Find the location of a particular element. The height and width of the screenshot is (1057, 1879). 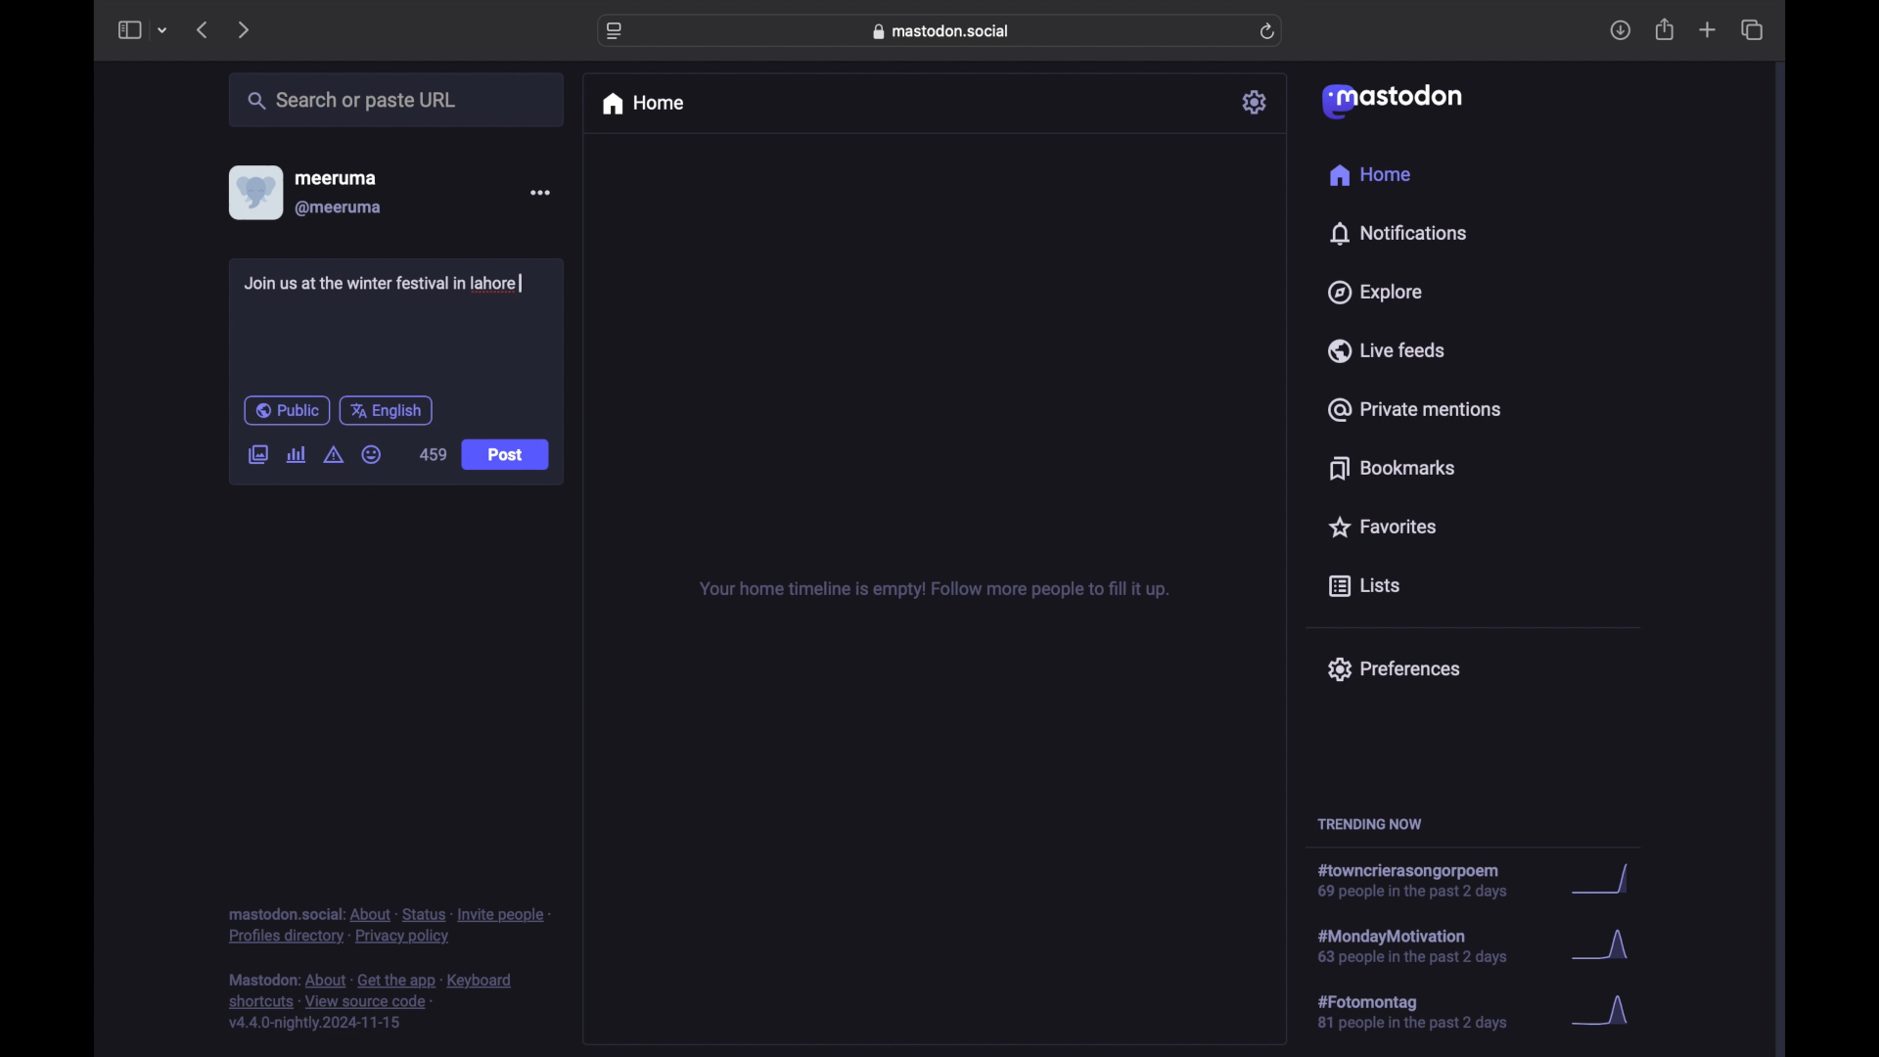

graph is located at coordinates (1606, 949).